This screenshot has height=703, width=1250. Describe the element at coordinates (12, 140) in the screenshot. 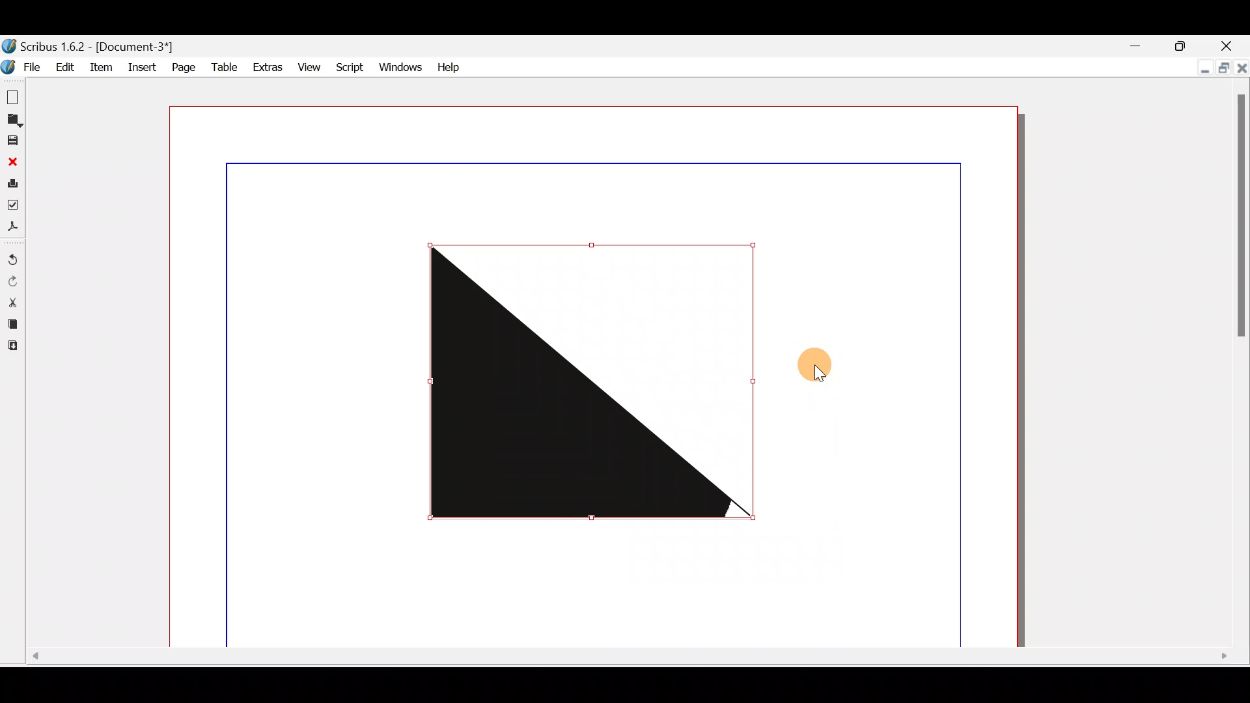

I see `Save` at that location.